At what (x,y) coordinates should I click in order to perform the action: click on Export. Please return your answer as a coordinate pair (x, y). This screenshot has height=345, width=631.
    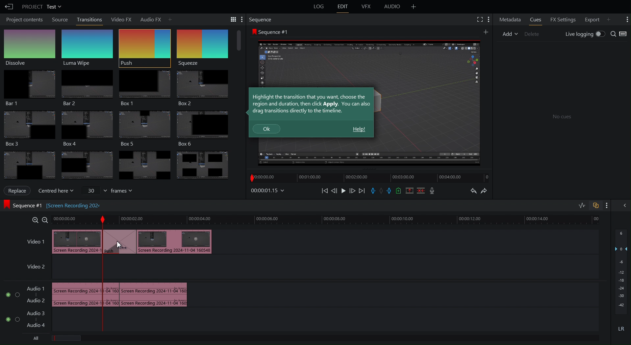
    Looking at the image, I should click on (592, 19).